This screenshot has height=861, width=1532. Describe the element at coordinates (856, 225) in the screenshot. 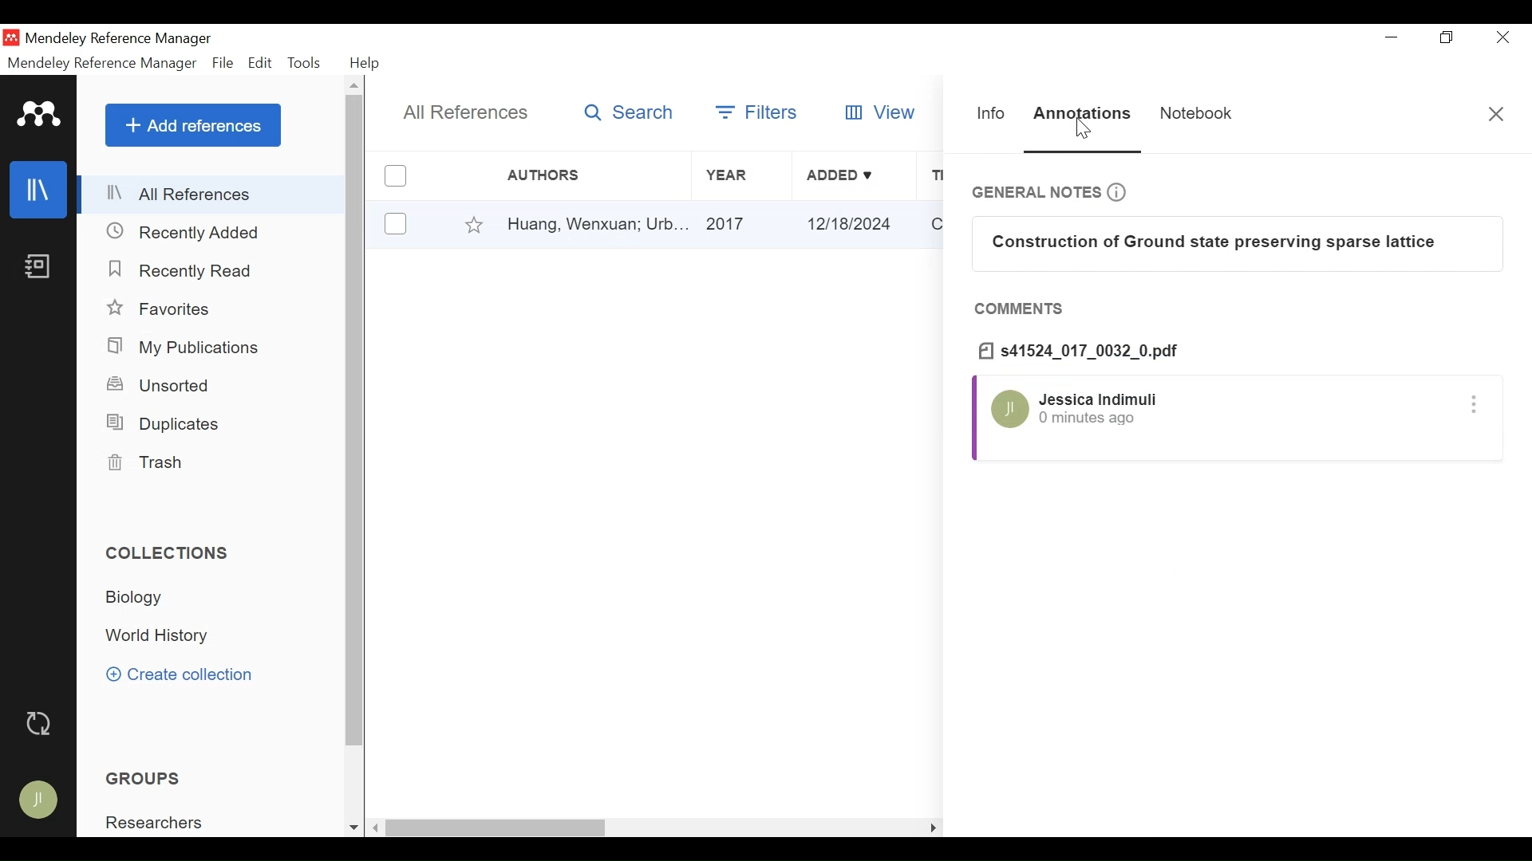

I see `12/18/2024` at that location.